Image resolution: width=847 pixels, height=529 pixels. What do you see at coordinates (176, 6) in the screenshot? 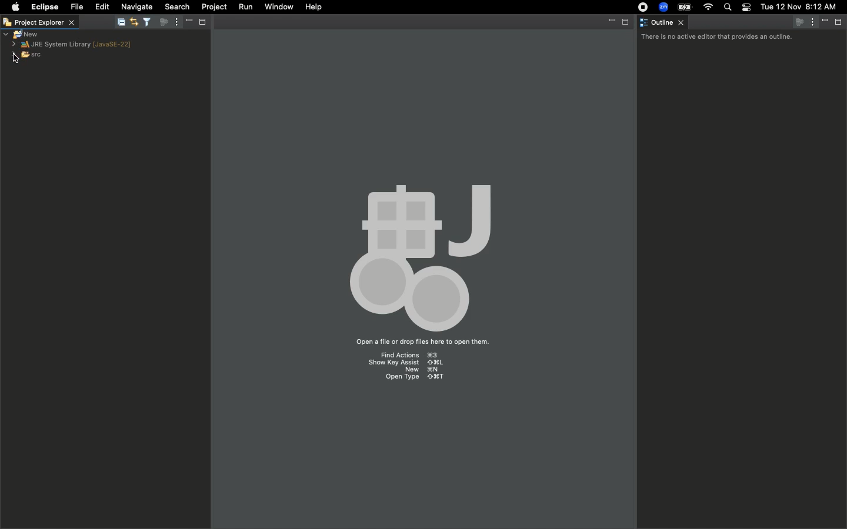
I see `Search` at bounding box center [176, 6].